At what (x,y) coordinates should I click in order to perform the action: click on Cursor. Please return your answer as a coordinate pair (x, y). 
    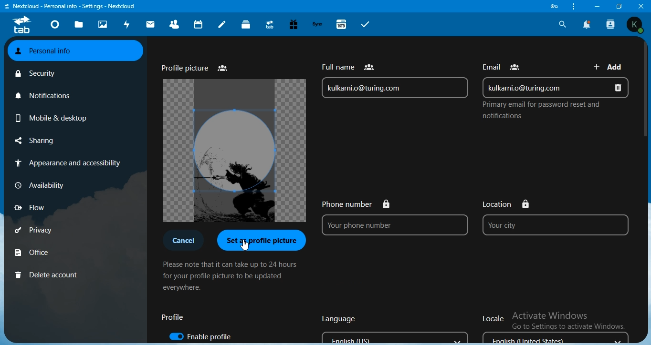
    Looking at the image, I should click on (244, 245).